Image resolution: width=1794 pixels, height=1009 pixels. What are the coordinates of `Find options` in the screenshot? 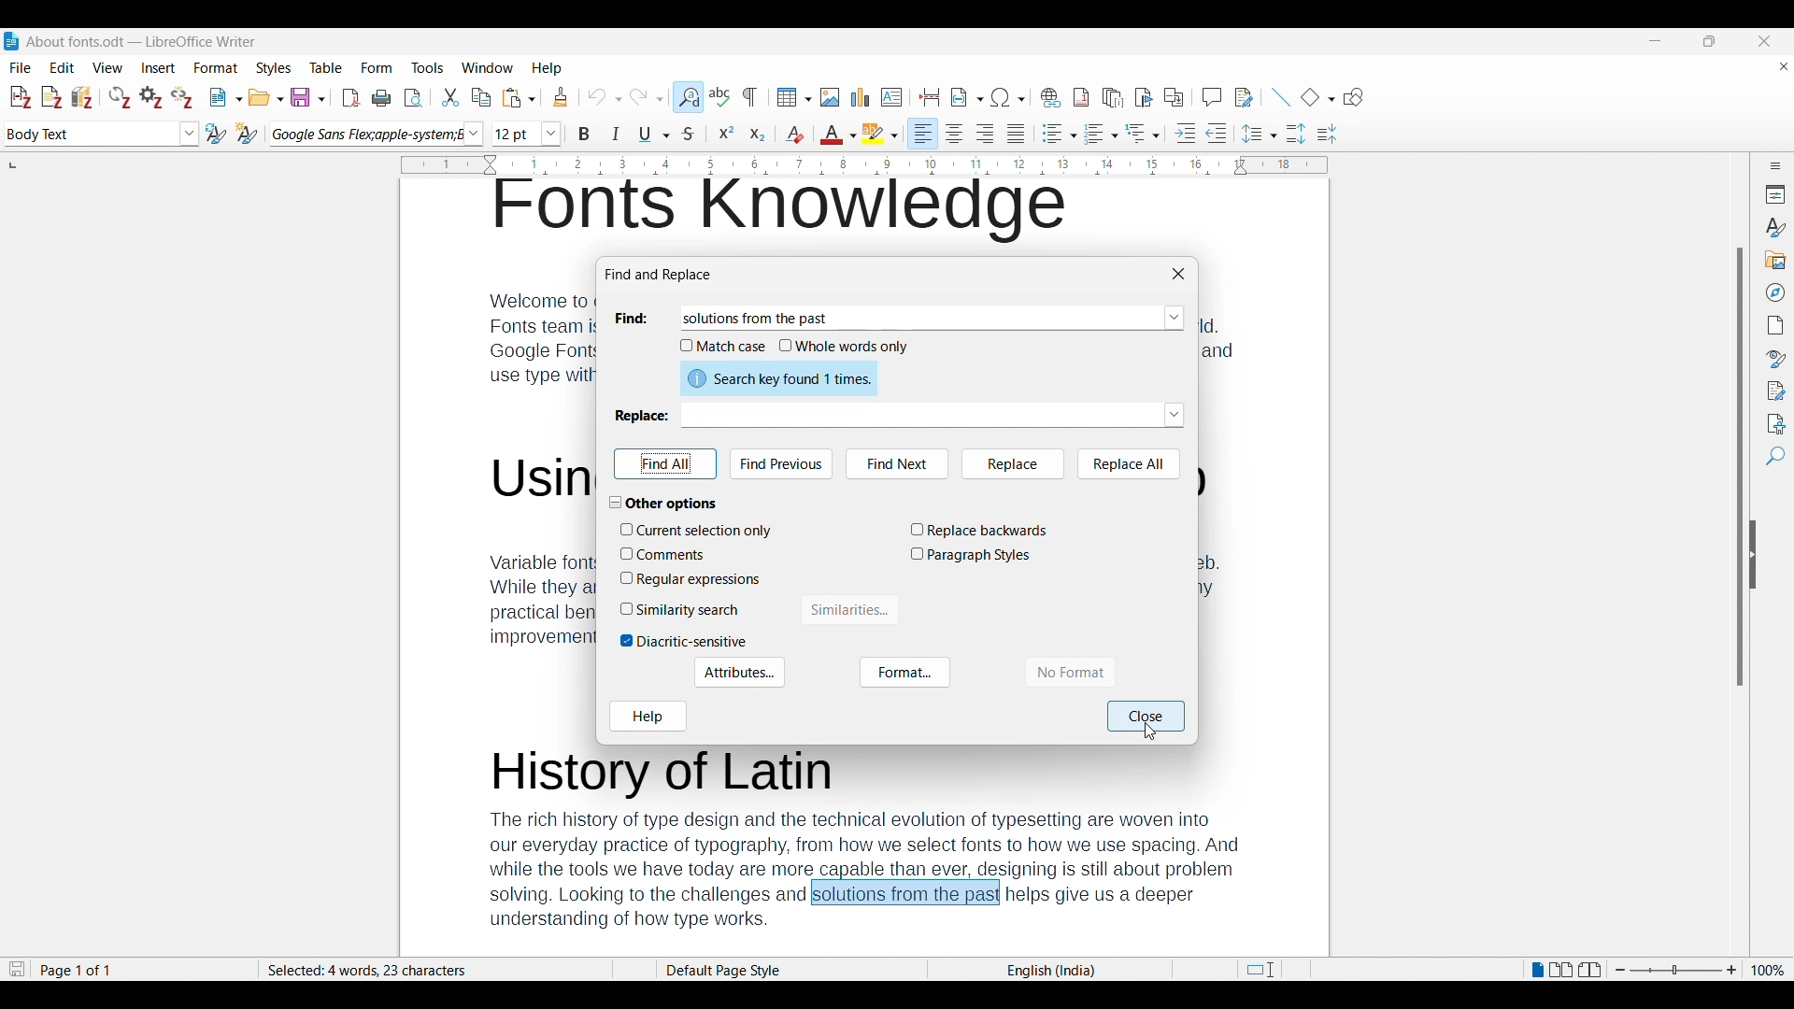 It's located at (1175, 319).